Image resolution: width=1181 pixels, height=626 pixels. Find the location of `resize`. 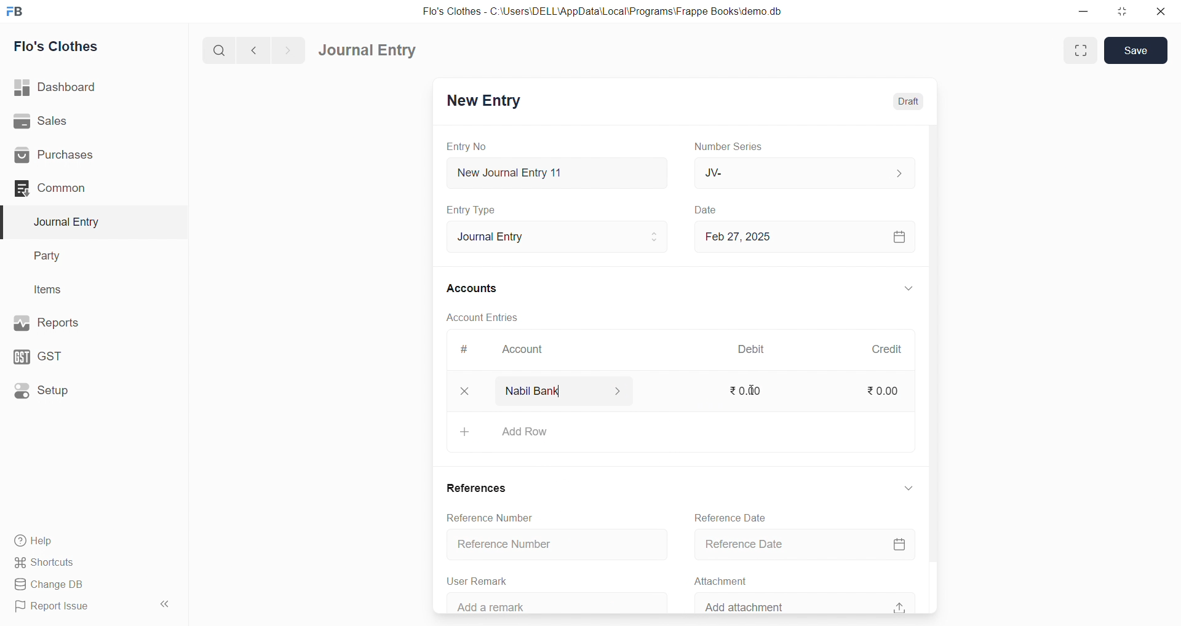

resize is located at coordinates (1122, 10).